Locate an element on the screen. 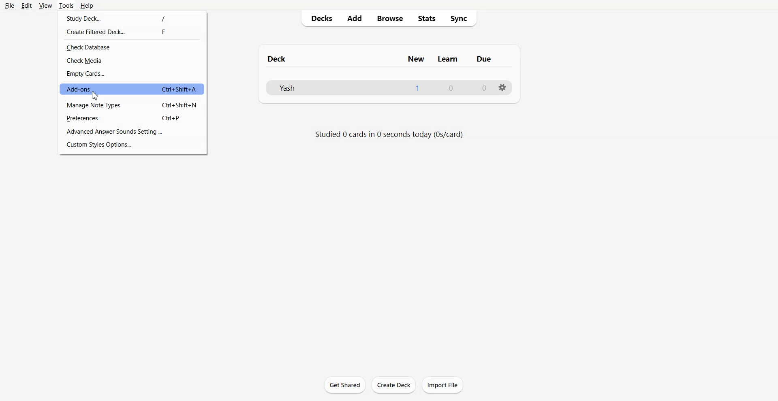 This screenshot has height=401, width=778. Settings is located at coordinates (503, 87).